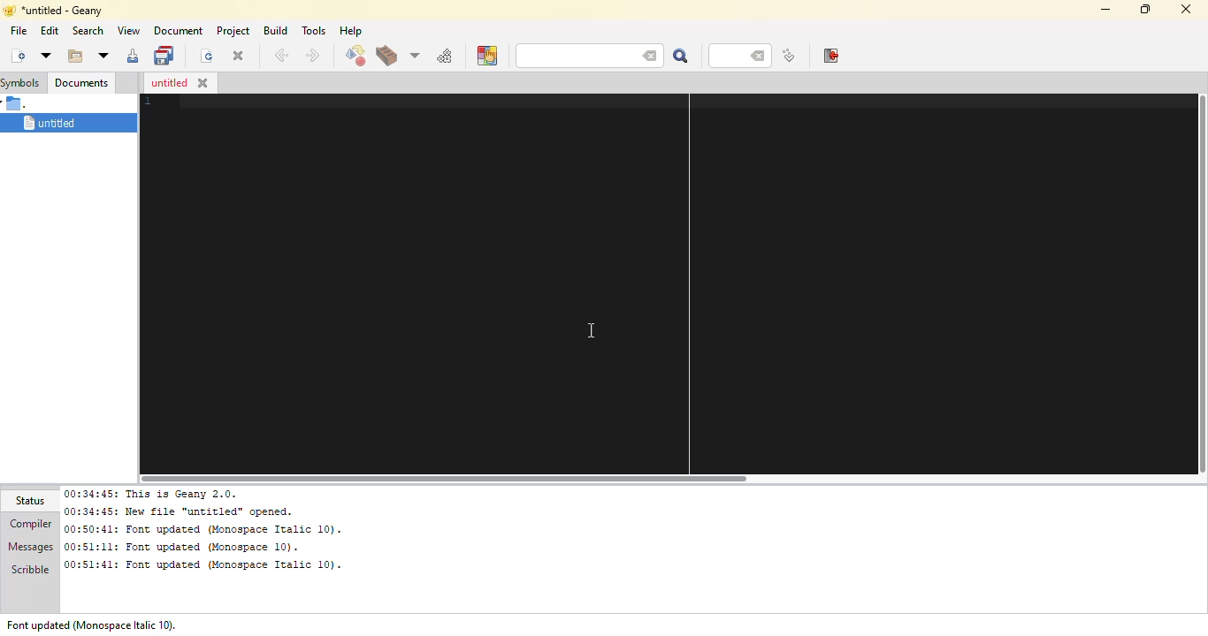 The image size is (1208, 636). What do you see at coordinates (30, 548) in the screenshot?
I see `messages` at bounding box center [30, 548].